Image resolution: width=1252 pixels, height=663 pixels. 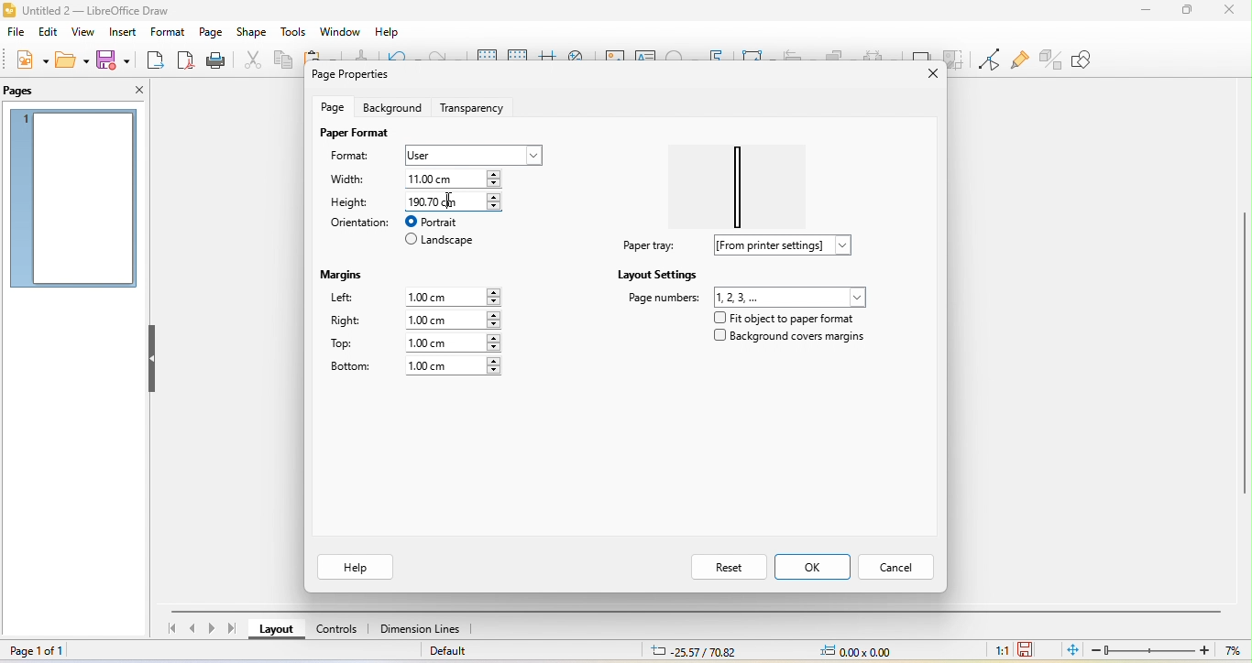 I want to click on default, so click(x=459, y=653).